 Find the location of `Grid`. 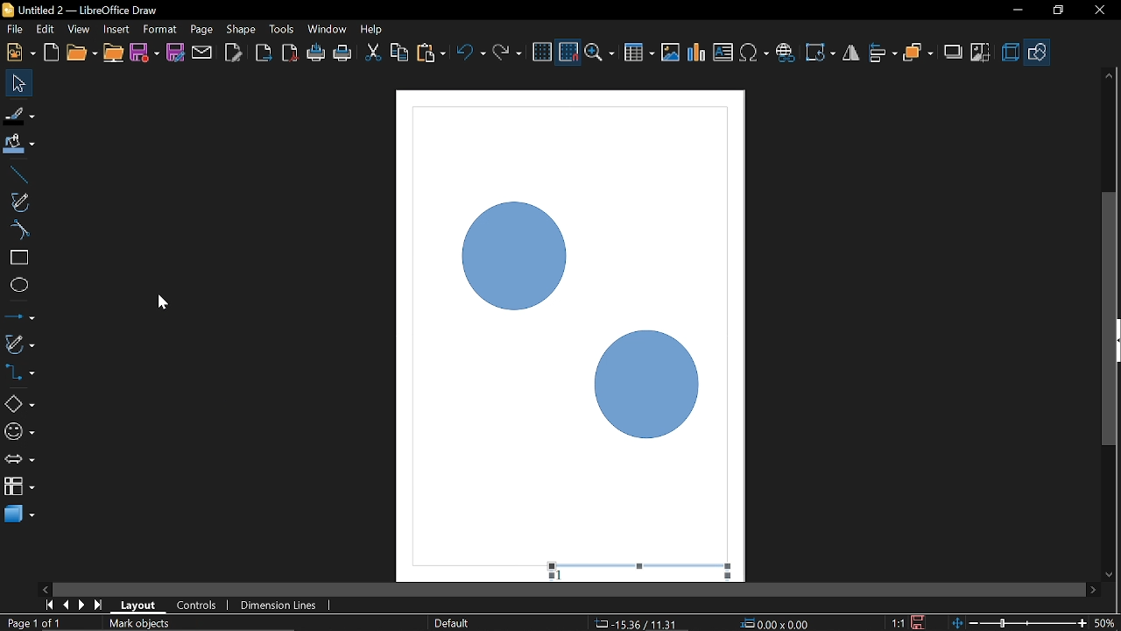

Grid is located at coordinates (542, 53).